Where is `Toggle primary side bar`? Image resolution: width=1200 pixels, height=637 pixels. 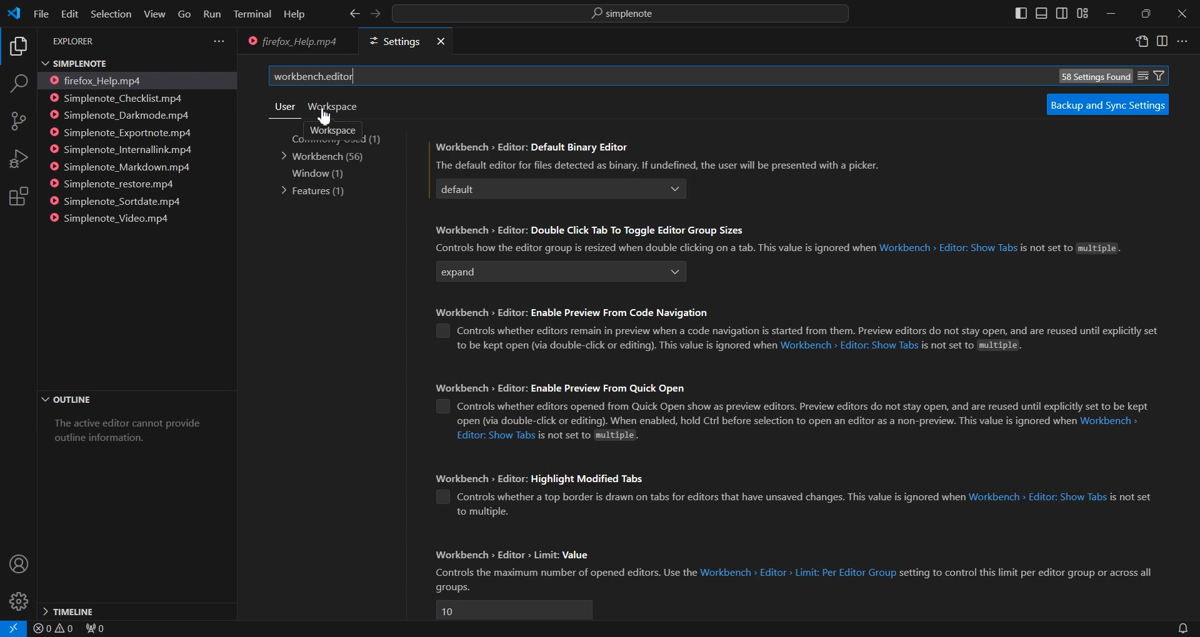
Toggle primary side bar is located at coordinates (1022, 13).